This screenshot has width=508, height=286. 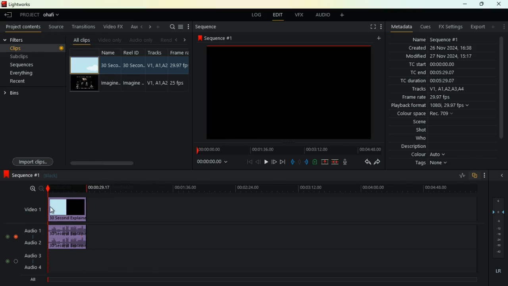 What do you see at coordinates (434, 73) in the screenshot?
I see `tc end` at bounding box center [434, 73].